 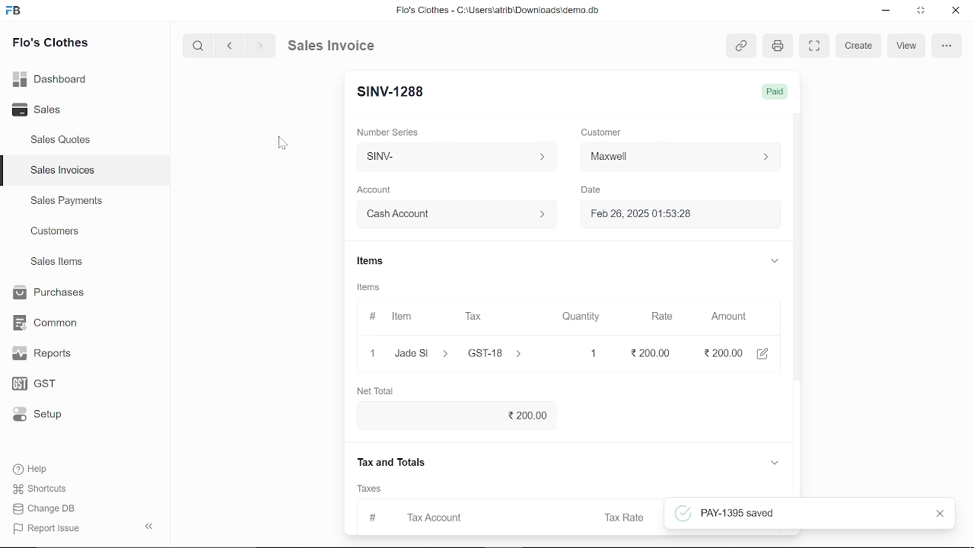 I want to click on Number Series, so click(x=390, y=132).